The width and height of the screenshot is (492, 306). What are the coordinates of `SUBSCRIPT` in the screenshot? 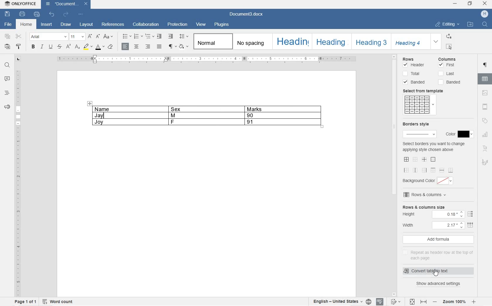 It's located at (78, 47).